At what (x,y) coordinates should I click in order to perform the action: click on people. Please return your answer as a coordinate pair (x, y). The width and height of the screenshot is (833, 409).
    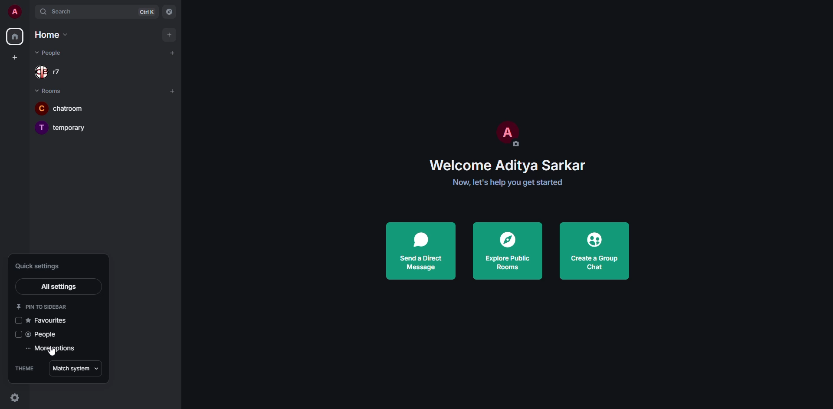
    Looking at the image, I should click on (51, 73).